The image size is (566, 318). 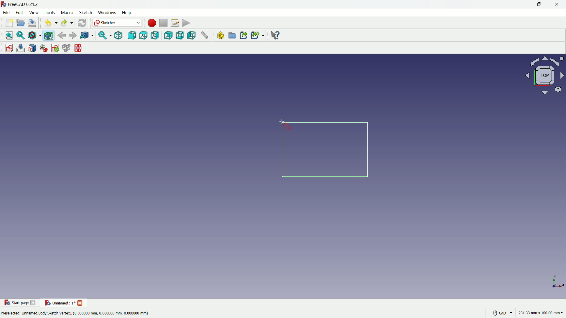 What do you see at coordinates (127, 13) in the screenshot?
I see `help menu` at bounding box center [127, 13].